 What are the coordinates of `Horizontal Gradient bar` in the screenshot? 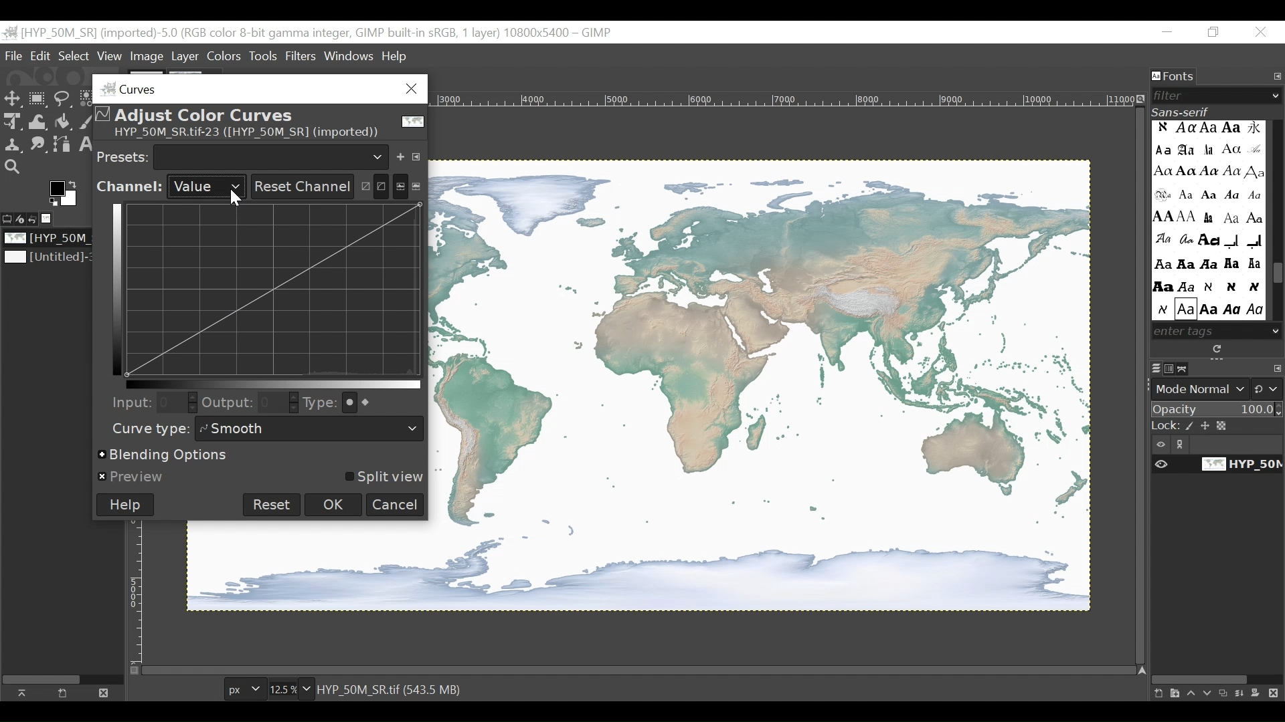 It's located at (274, 384).